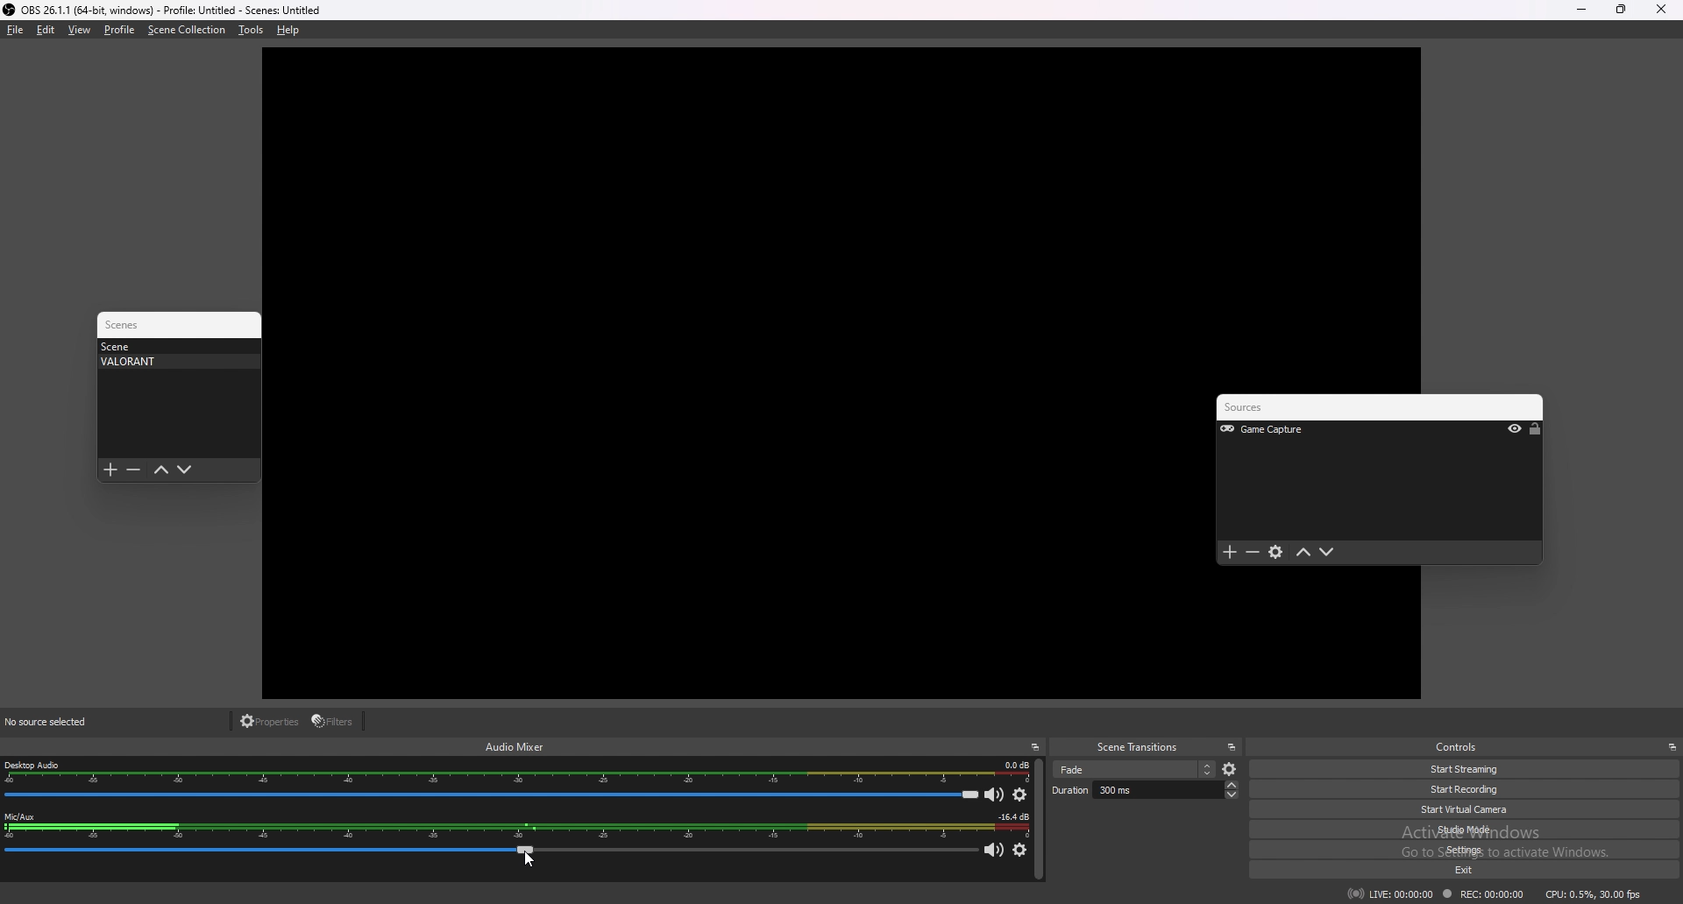  Describe the element at coordinates (110, 470) in the screenshot. I see `add` at that location.